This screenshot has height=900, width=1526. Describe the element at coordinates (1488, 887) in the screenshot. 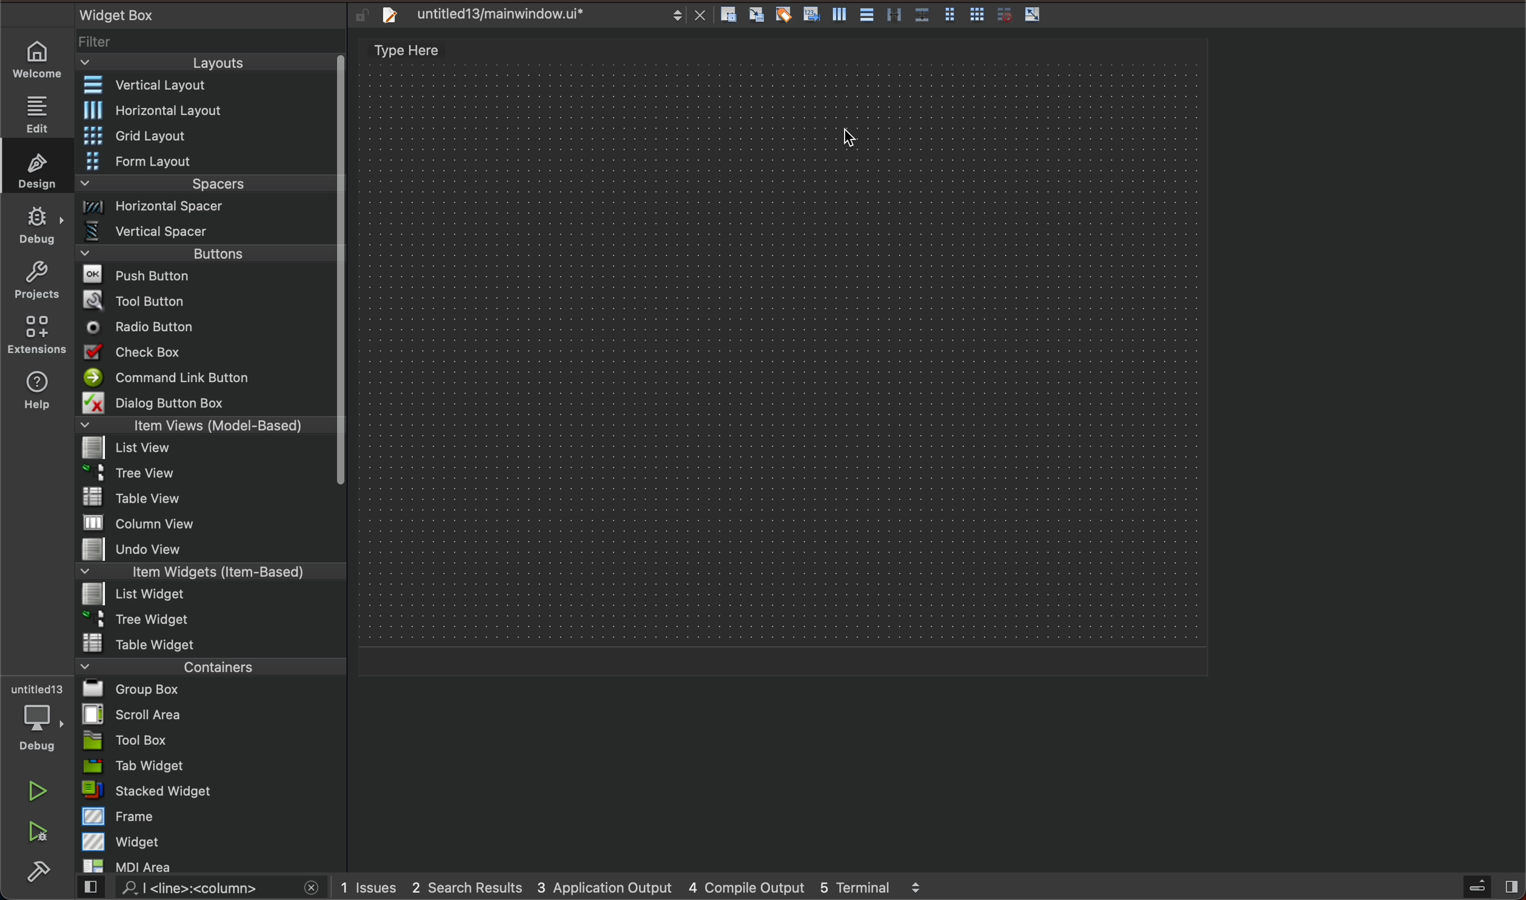

I see `close sidebar` at that location.